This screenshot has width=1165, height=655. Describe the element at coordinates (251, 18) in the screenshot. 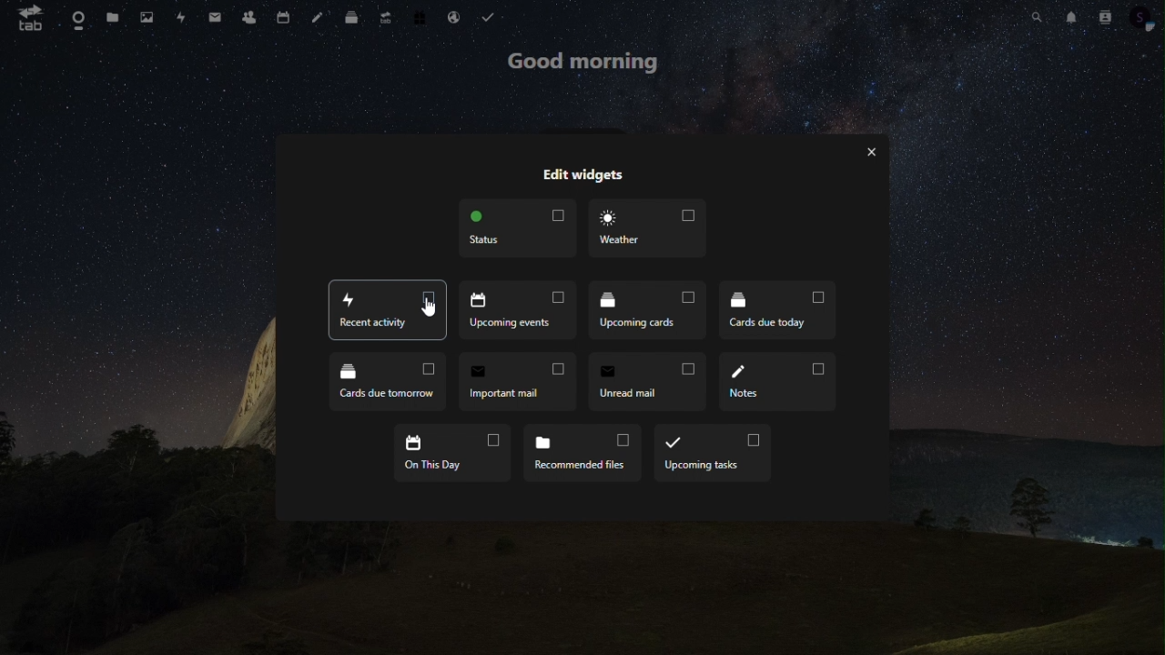

I see `contacts` at that location.